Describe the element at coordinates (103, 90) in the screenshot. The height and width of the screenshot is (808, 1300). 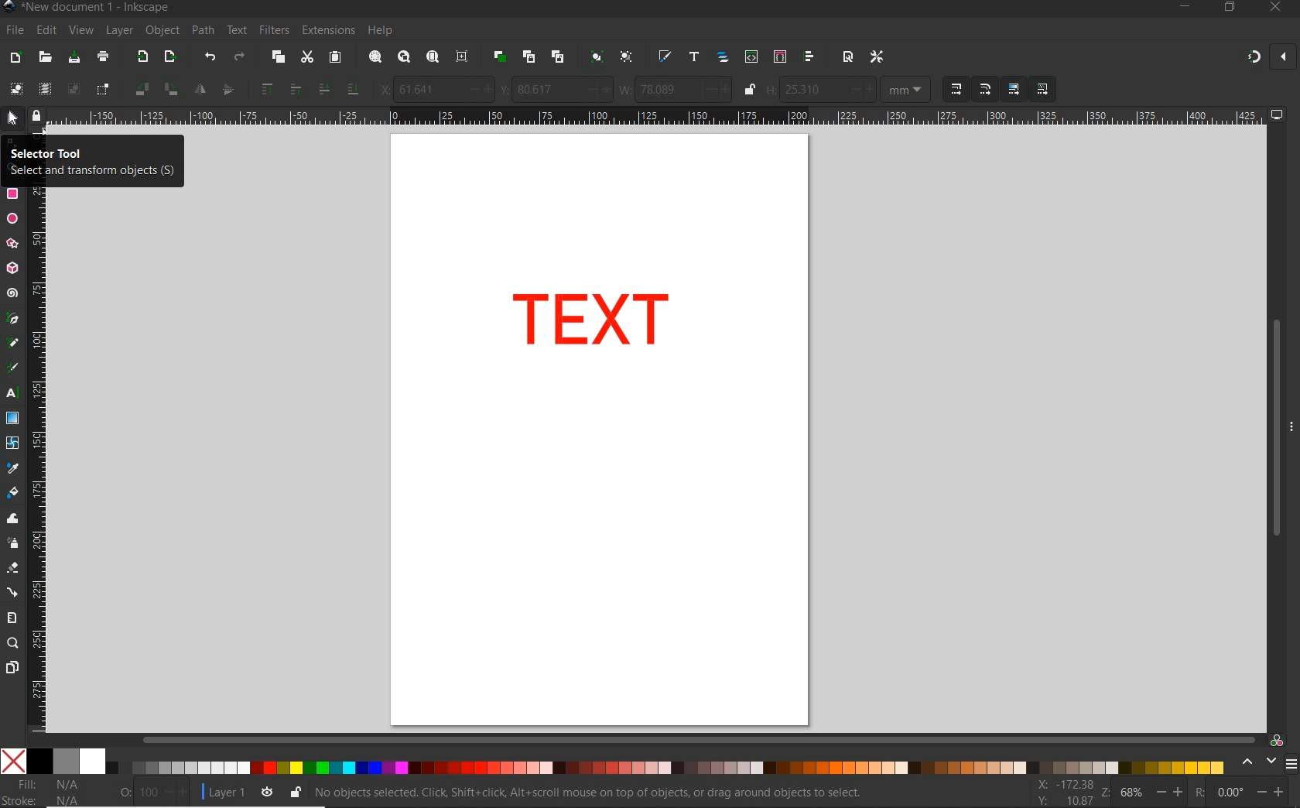
I see `toggle selection box to select all touched objects` at that location.